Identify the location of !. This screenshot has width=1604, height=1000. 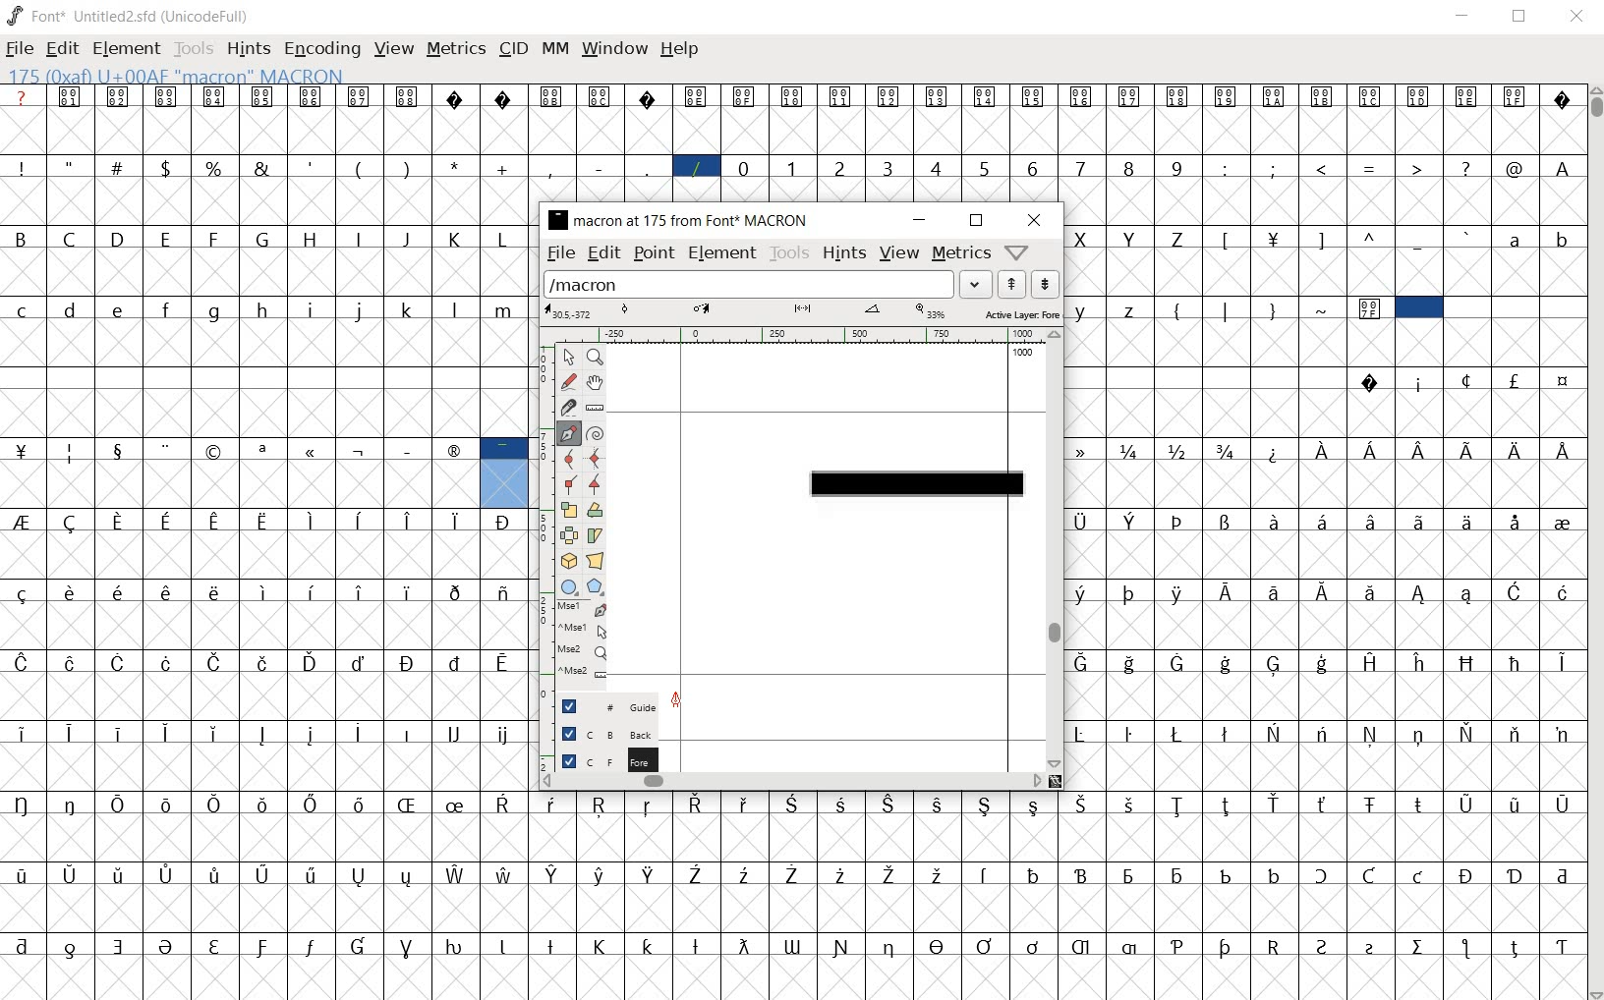
(22, 167).